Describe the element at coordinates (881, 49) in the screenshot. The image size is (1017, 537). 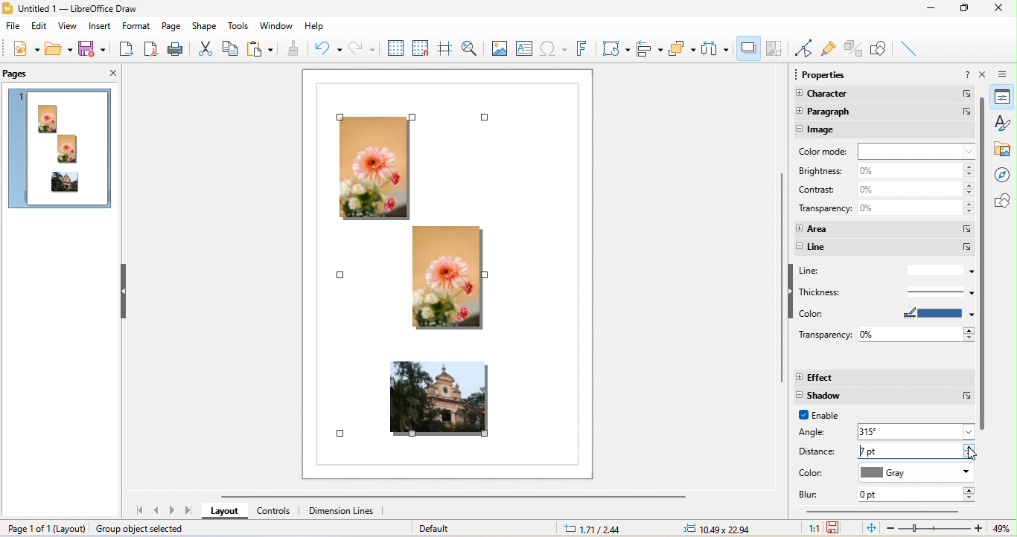
I see `show draw function` at that location.